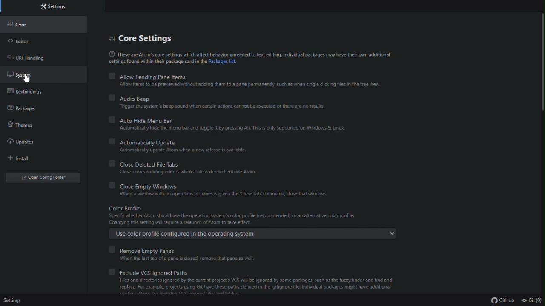  What do you see at coordinates (43, 74) in the screenshot?
I see `System` at bounding box center [43, 74].